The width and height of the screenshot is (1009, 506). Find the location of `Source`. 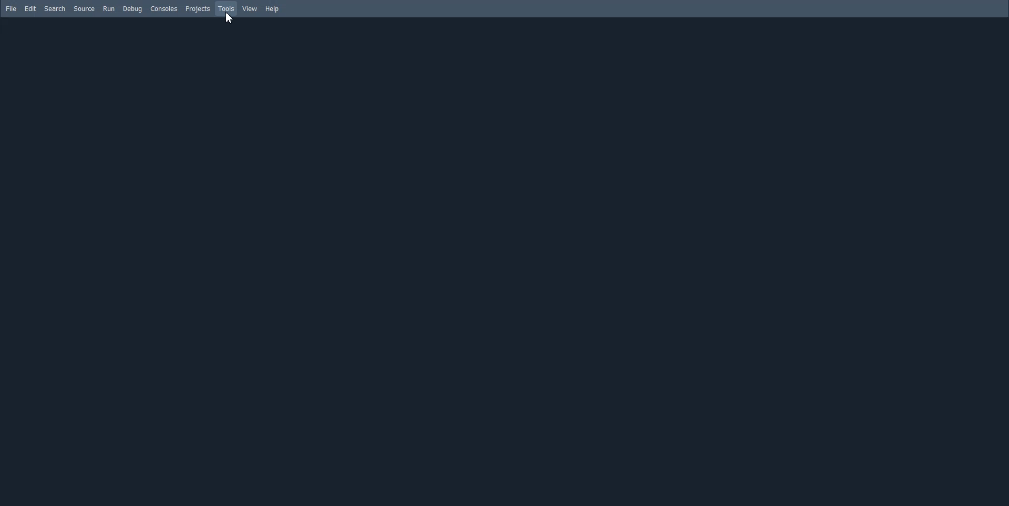

Source is located at coordinates (84, 9).